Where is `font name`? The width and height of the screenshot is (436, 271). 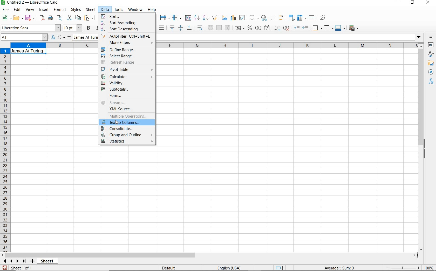 font name is located at coordinates (31, 28).